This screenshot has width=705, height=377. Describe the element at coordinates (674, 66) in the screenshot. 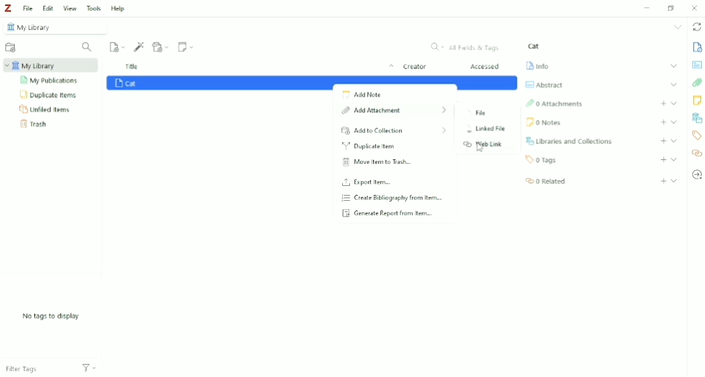

I see `Expand section` at that location.